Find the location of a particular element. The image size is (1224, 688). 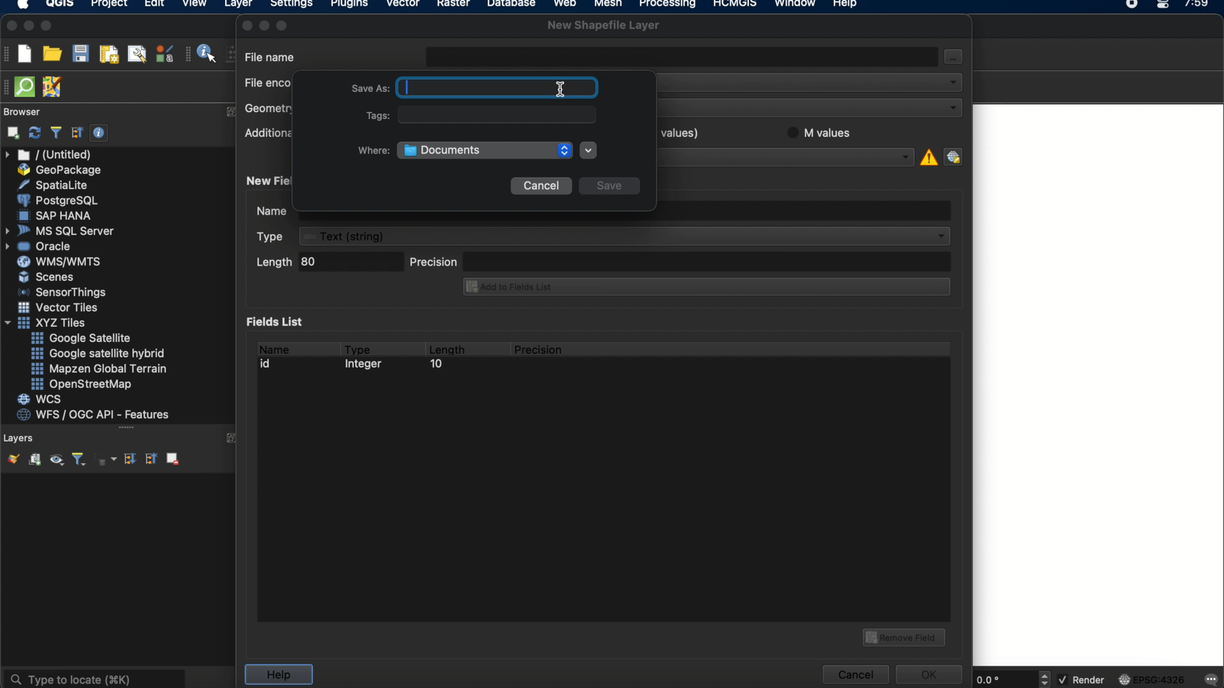

type is located at coordinates (358, 347).